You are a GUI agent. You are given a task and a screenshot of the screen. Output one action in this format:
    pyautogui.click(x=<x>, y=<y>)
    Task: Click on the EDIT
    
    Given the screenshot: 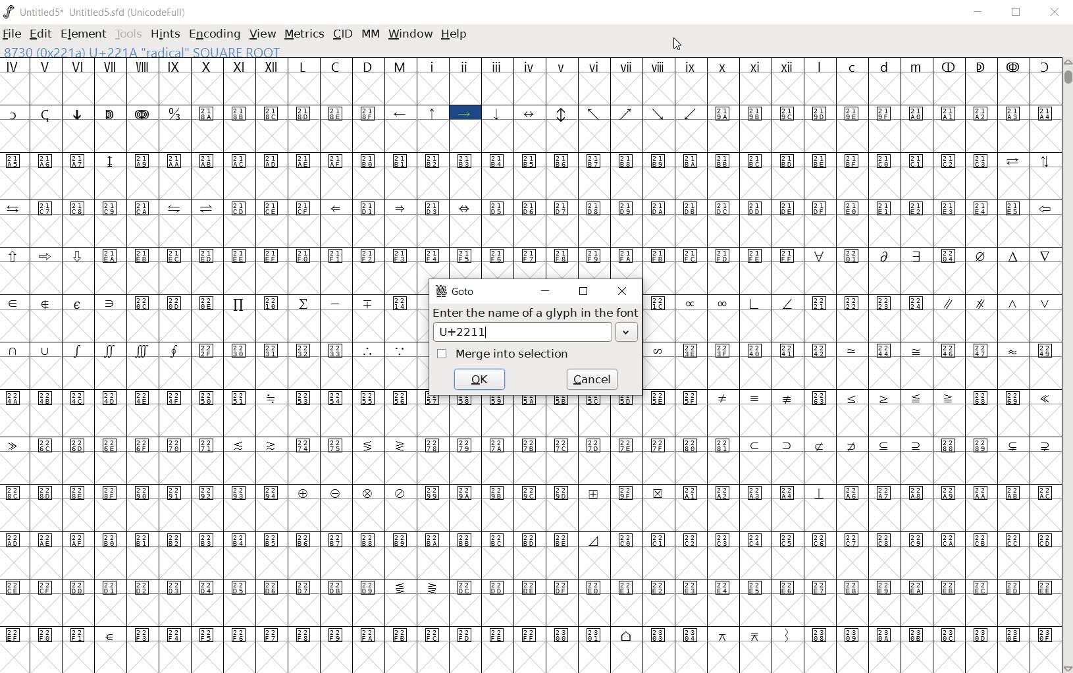 What is the action you would take?
    pyautogui.click(x=39, y=35)
    